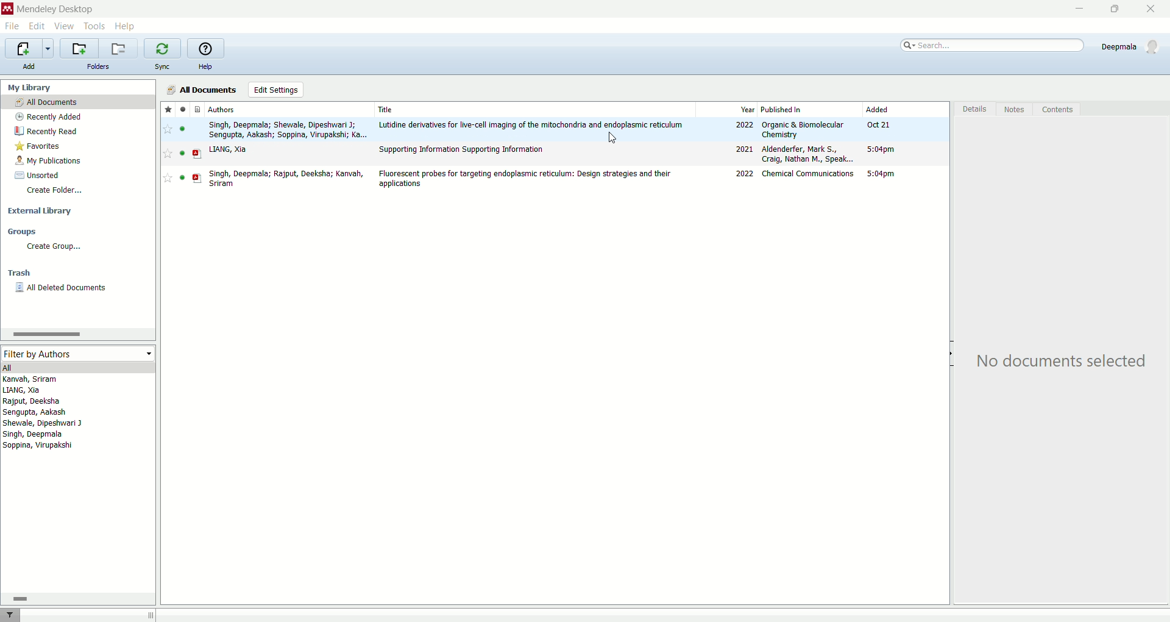 The width and height of the screenshot is (1170, 622). What do you see at coordinates (46, 131) in the screenshot?
I see `recently read` at bounding box center [46, 131].